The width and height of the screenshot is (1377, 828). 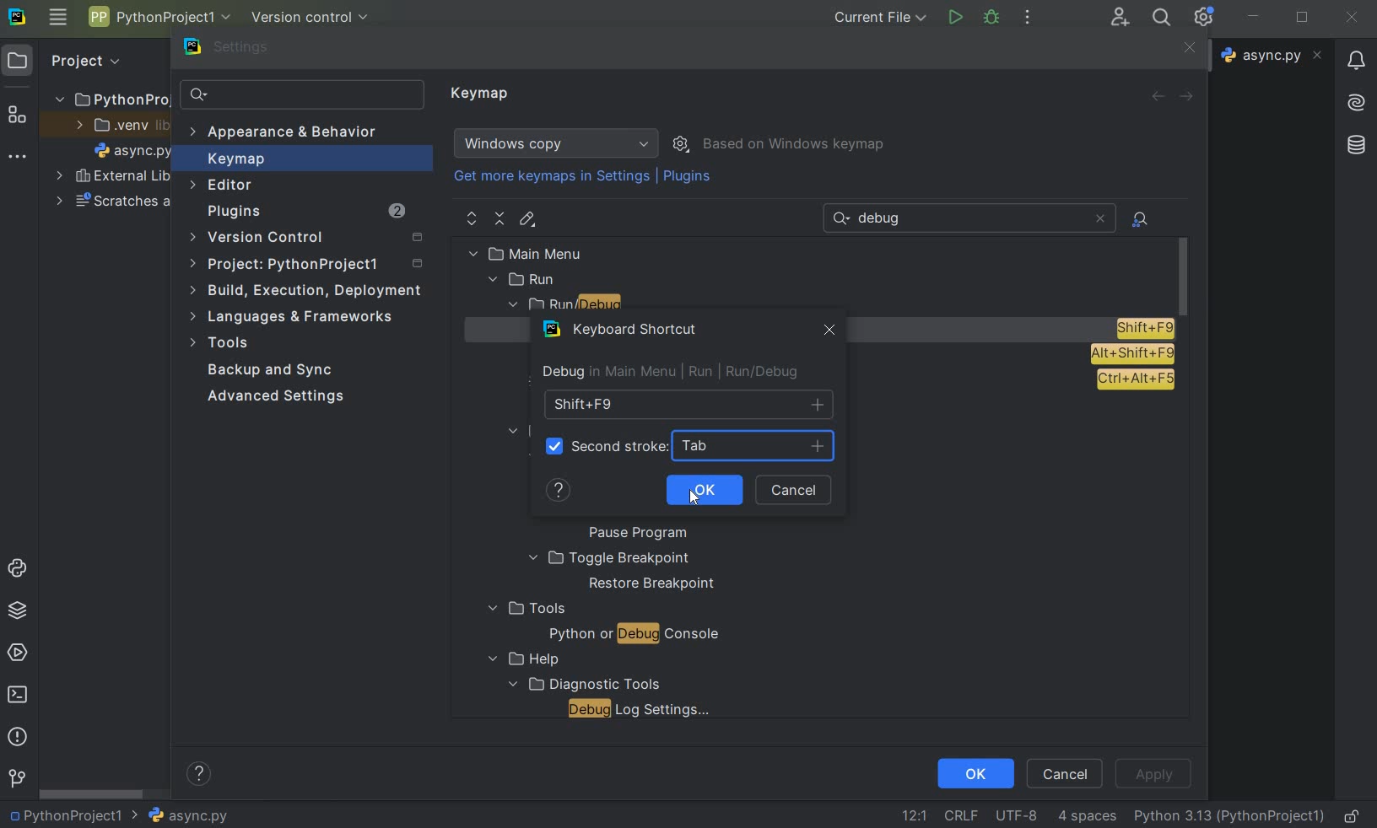 I want to click on ok, so click(x=975, y=772).